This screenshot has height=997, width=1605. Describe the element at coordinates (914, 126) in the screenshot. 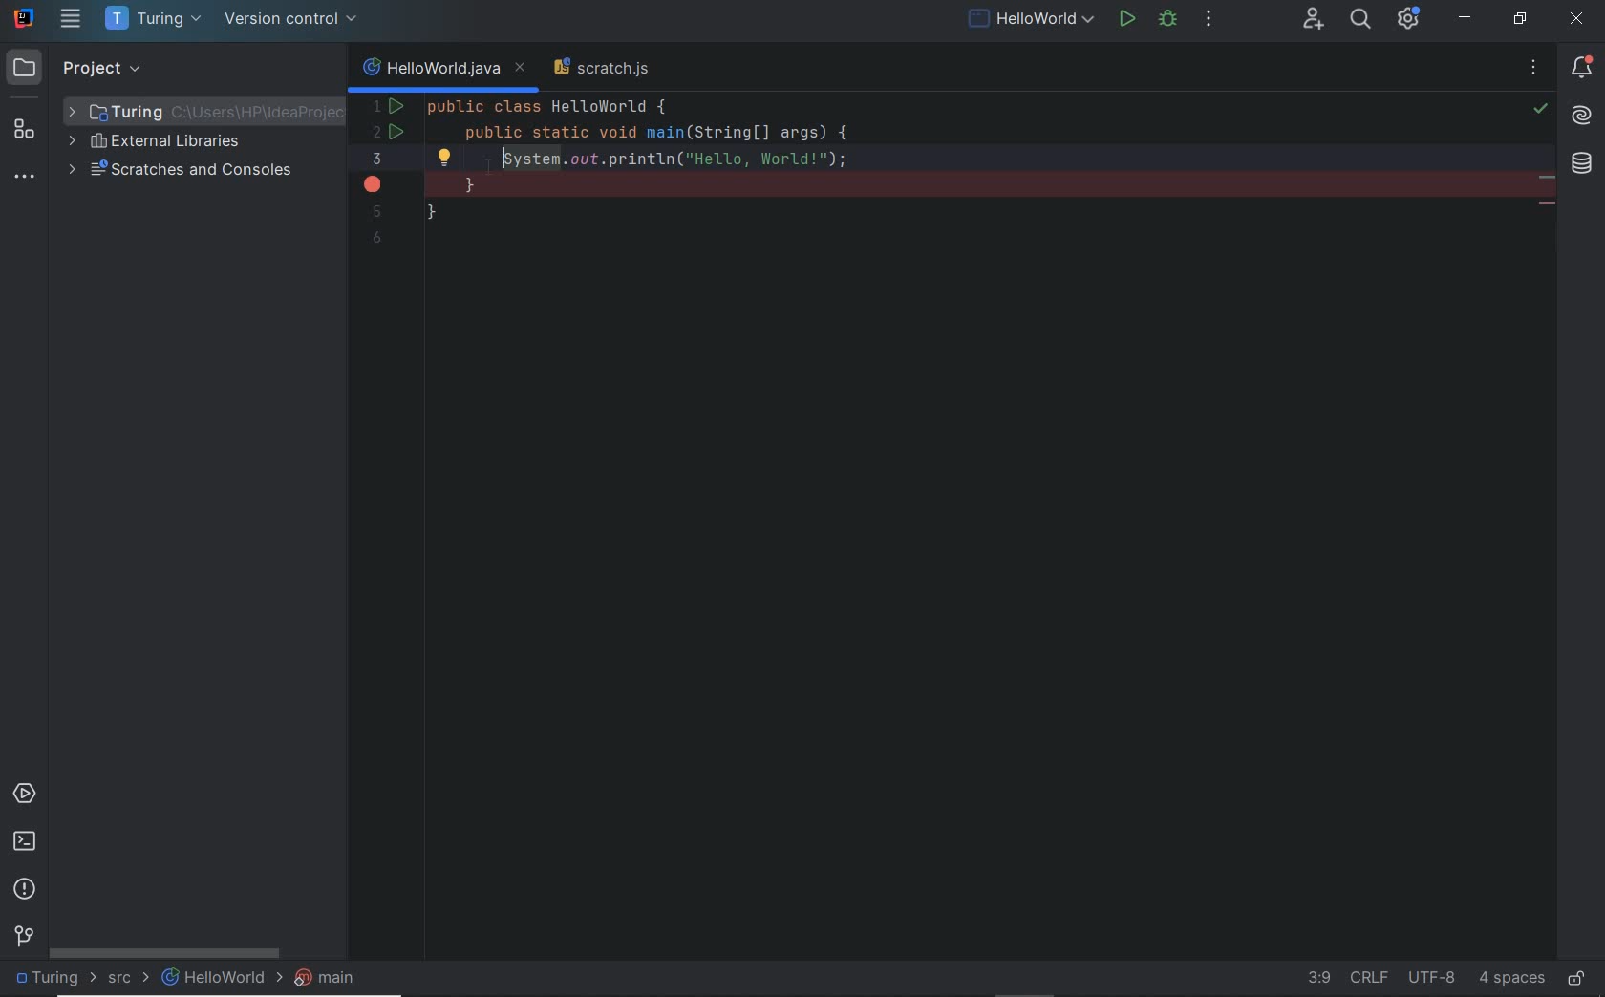

I see `codes` at that location.